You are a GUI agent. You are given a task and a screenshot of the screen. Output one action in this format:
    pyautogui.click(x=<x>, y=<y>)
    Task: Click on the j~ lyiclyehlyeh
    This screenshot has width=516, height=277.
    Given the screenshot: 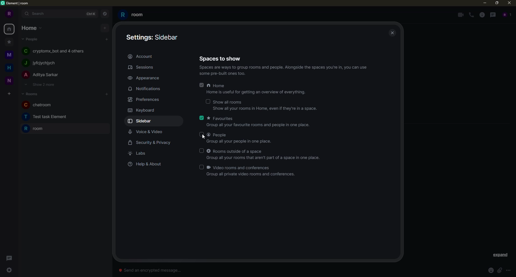 What is the action you would take?
    pyautogui.click(x=51, y=63)
    